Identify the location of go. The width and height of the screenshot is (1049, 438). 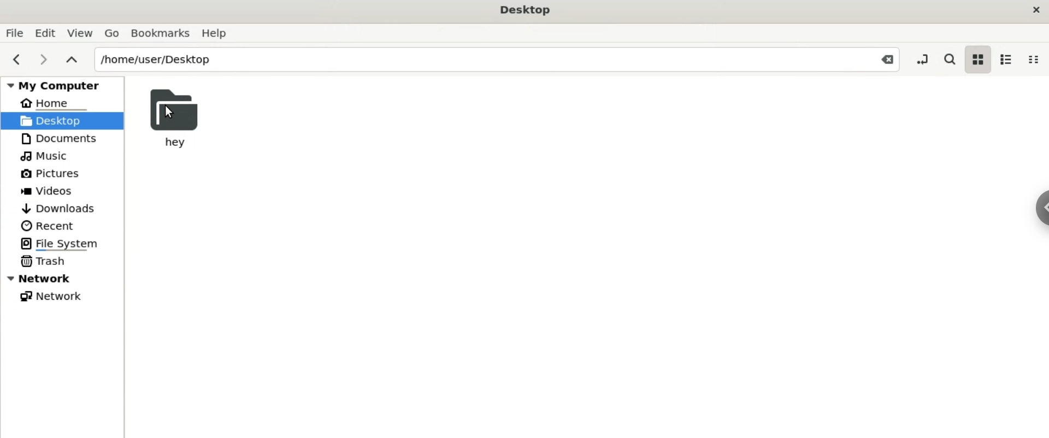
(112, 33).